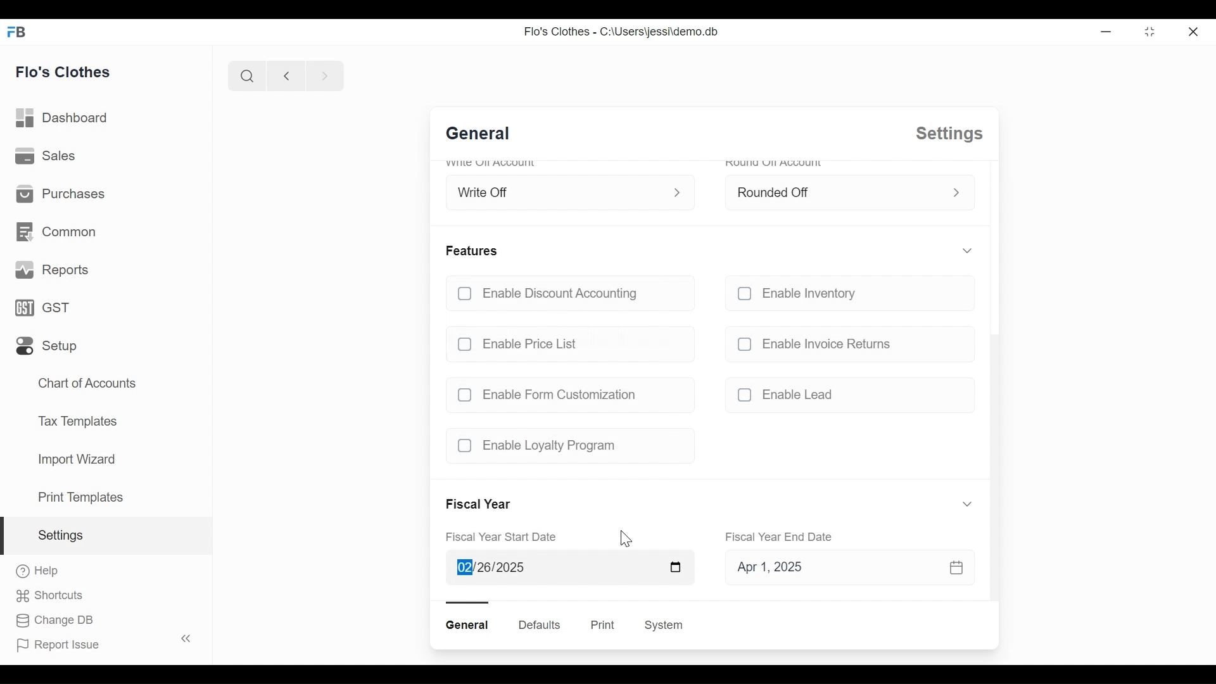  I want to click on Expand, so click(680, 191).